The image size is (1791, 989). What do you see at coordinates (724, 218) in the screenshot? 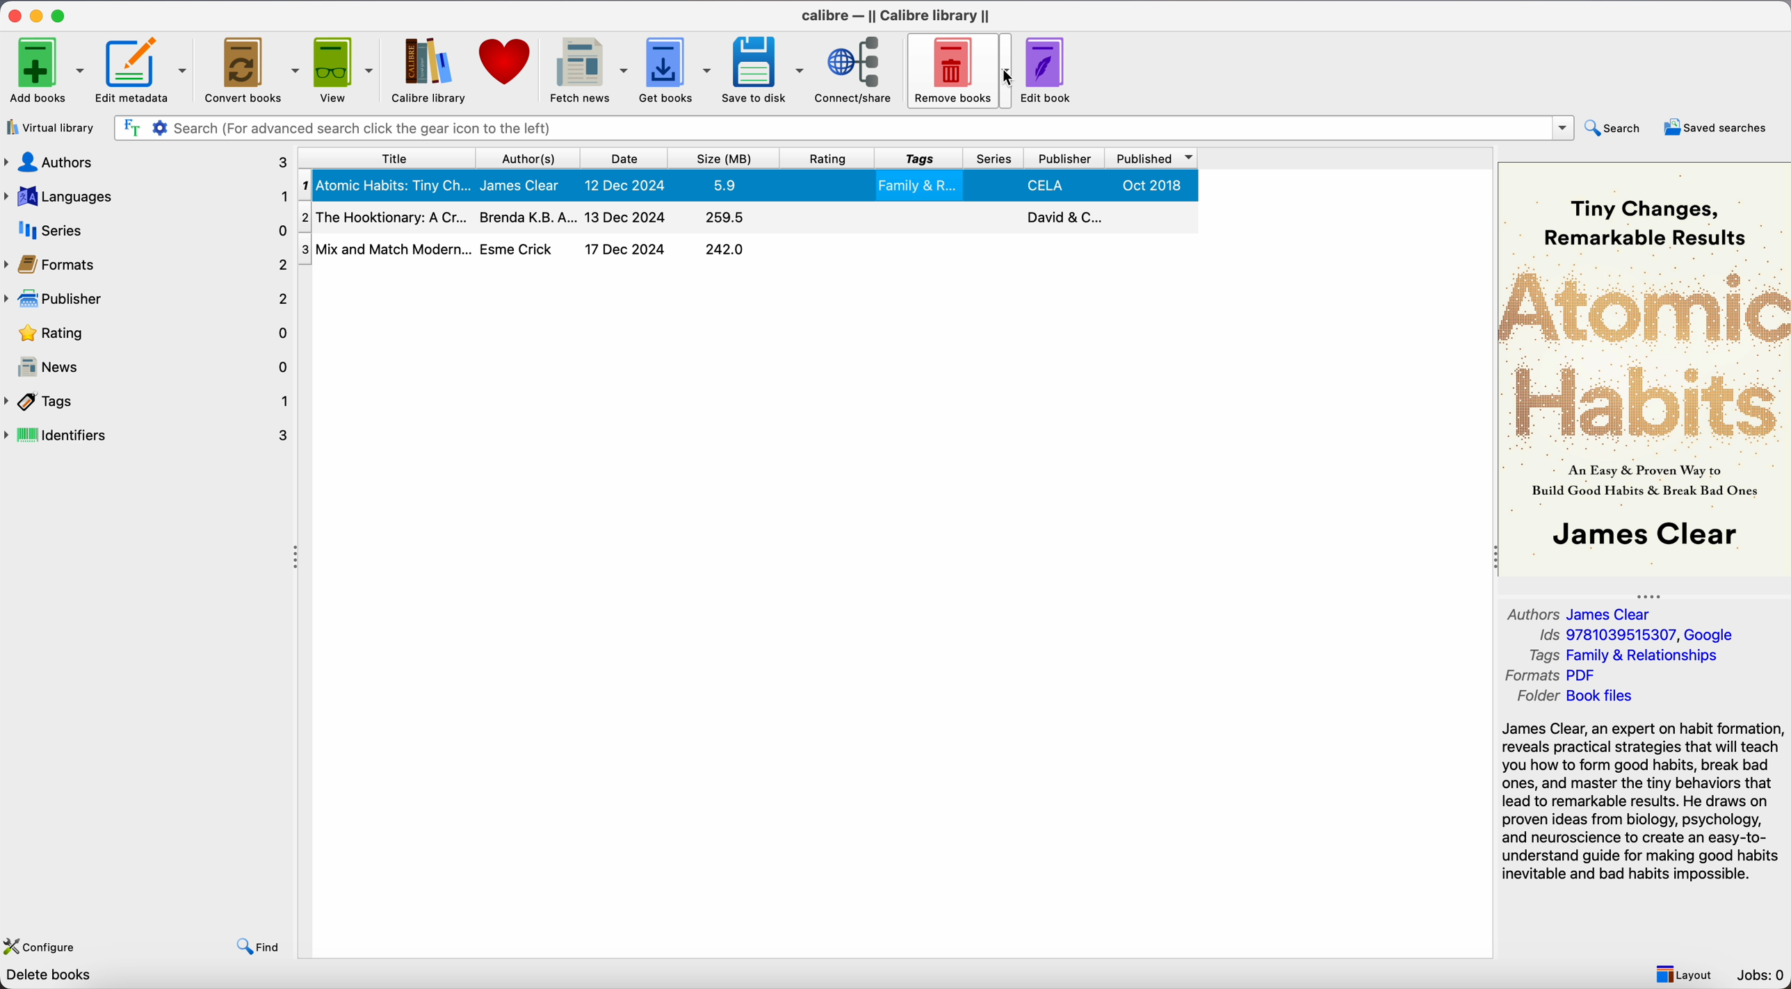
I see `295.5` at bounding box center [724, 218].